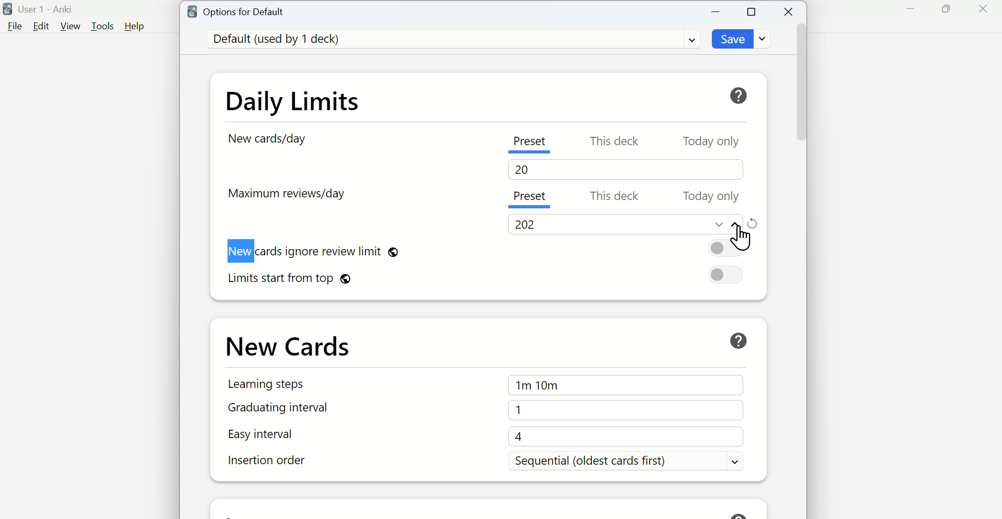  Describe the element at coordinates (270, 461) in the screenshot. I see `Insertion order` at that location.